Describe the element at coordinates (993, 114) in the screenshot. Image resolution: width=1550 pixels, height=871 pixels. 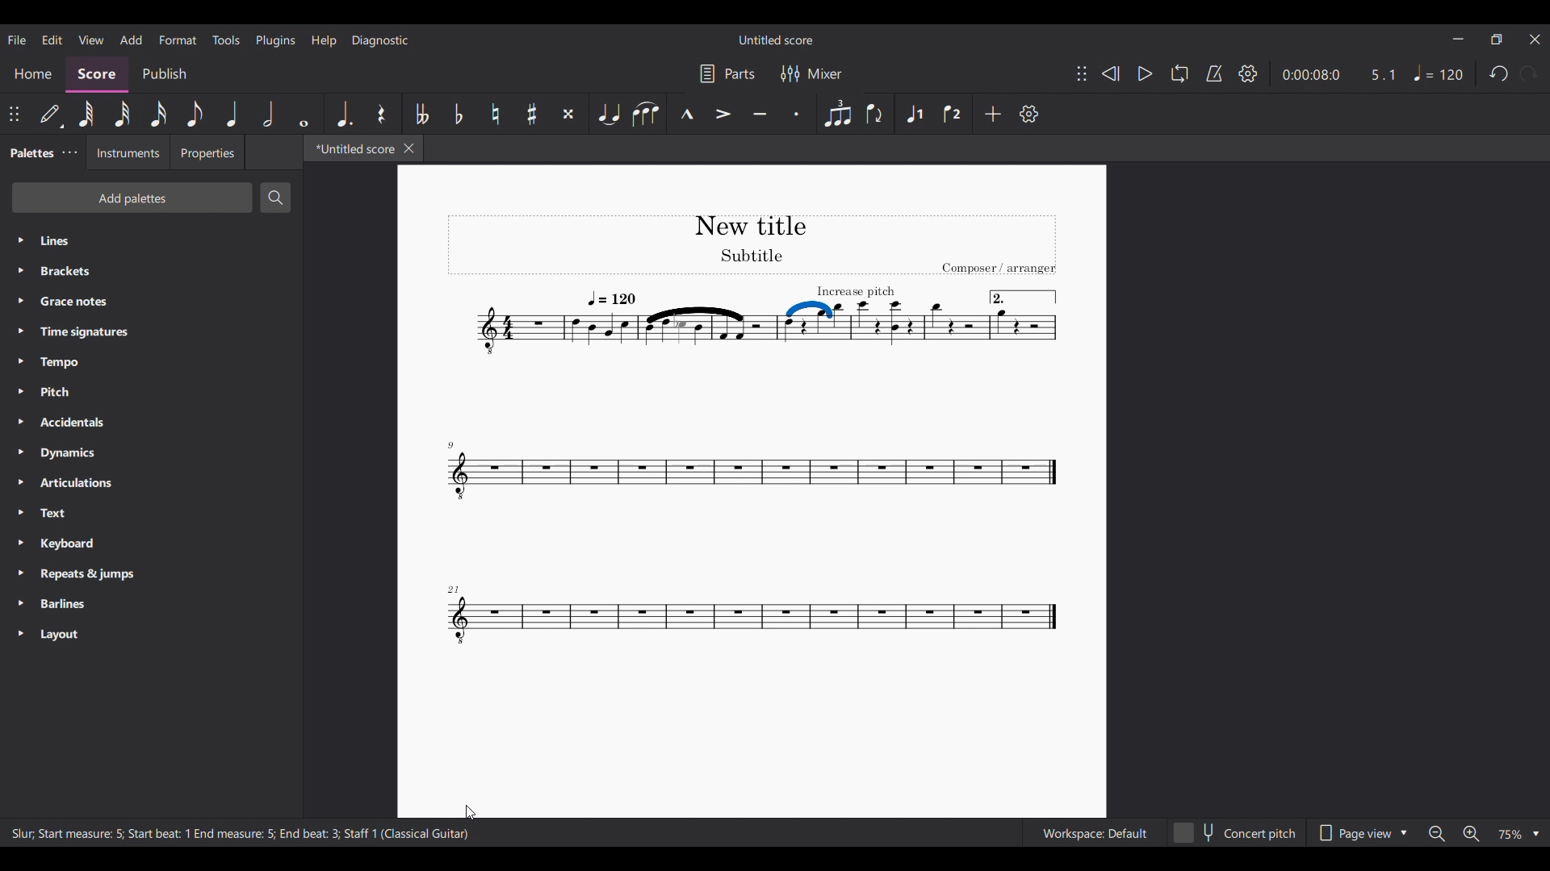
I see `Add` at that location.